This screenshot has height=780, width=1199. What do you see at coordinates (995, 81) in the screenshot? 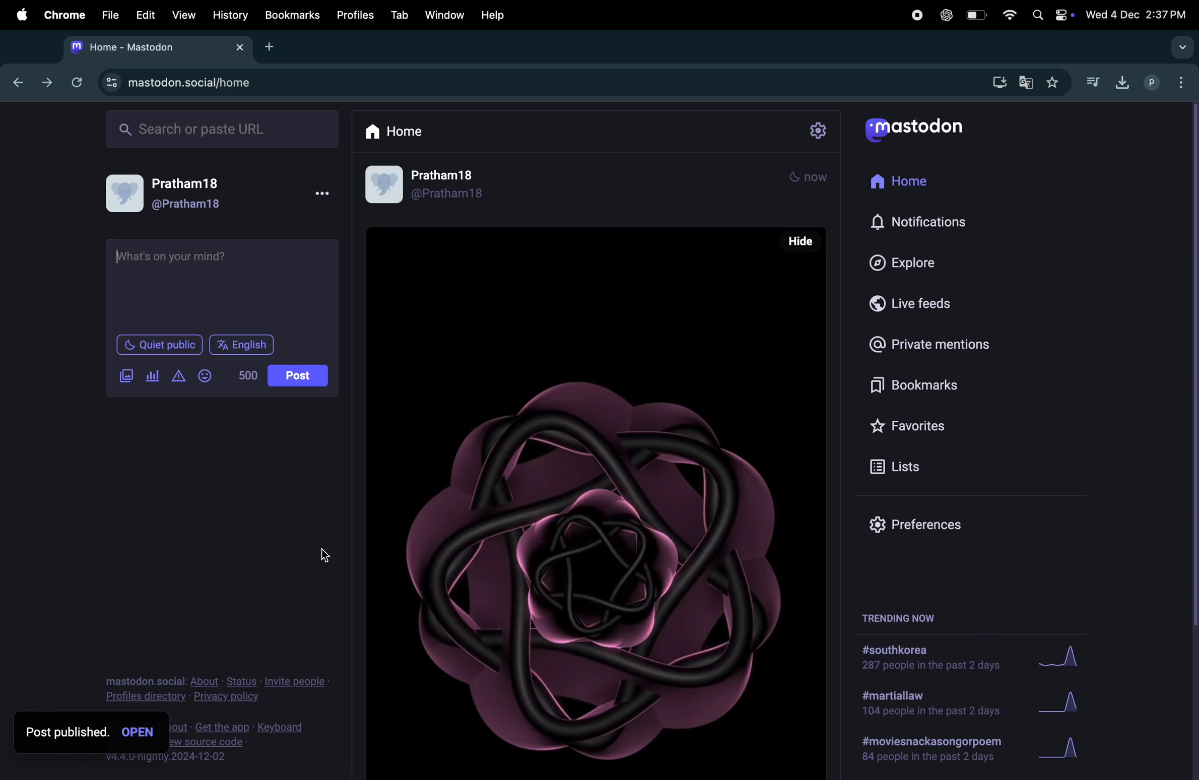
I see `download mastodon` at bounding box center [995, 81].